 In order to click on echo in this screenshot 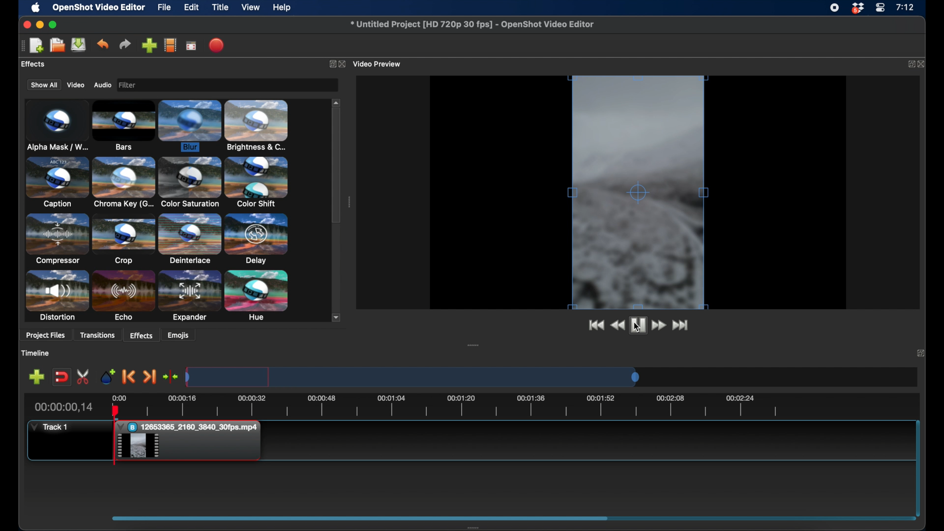, I will do `click(123, 296)`.